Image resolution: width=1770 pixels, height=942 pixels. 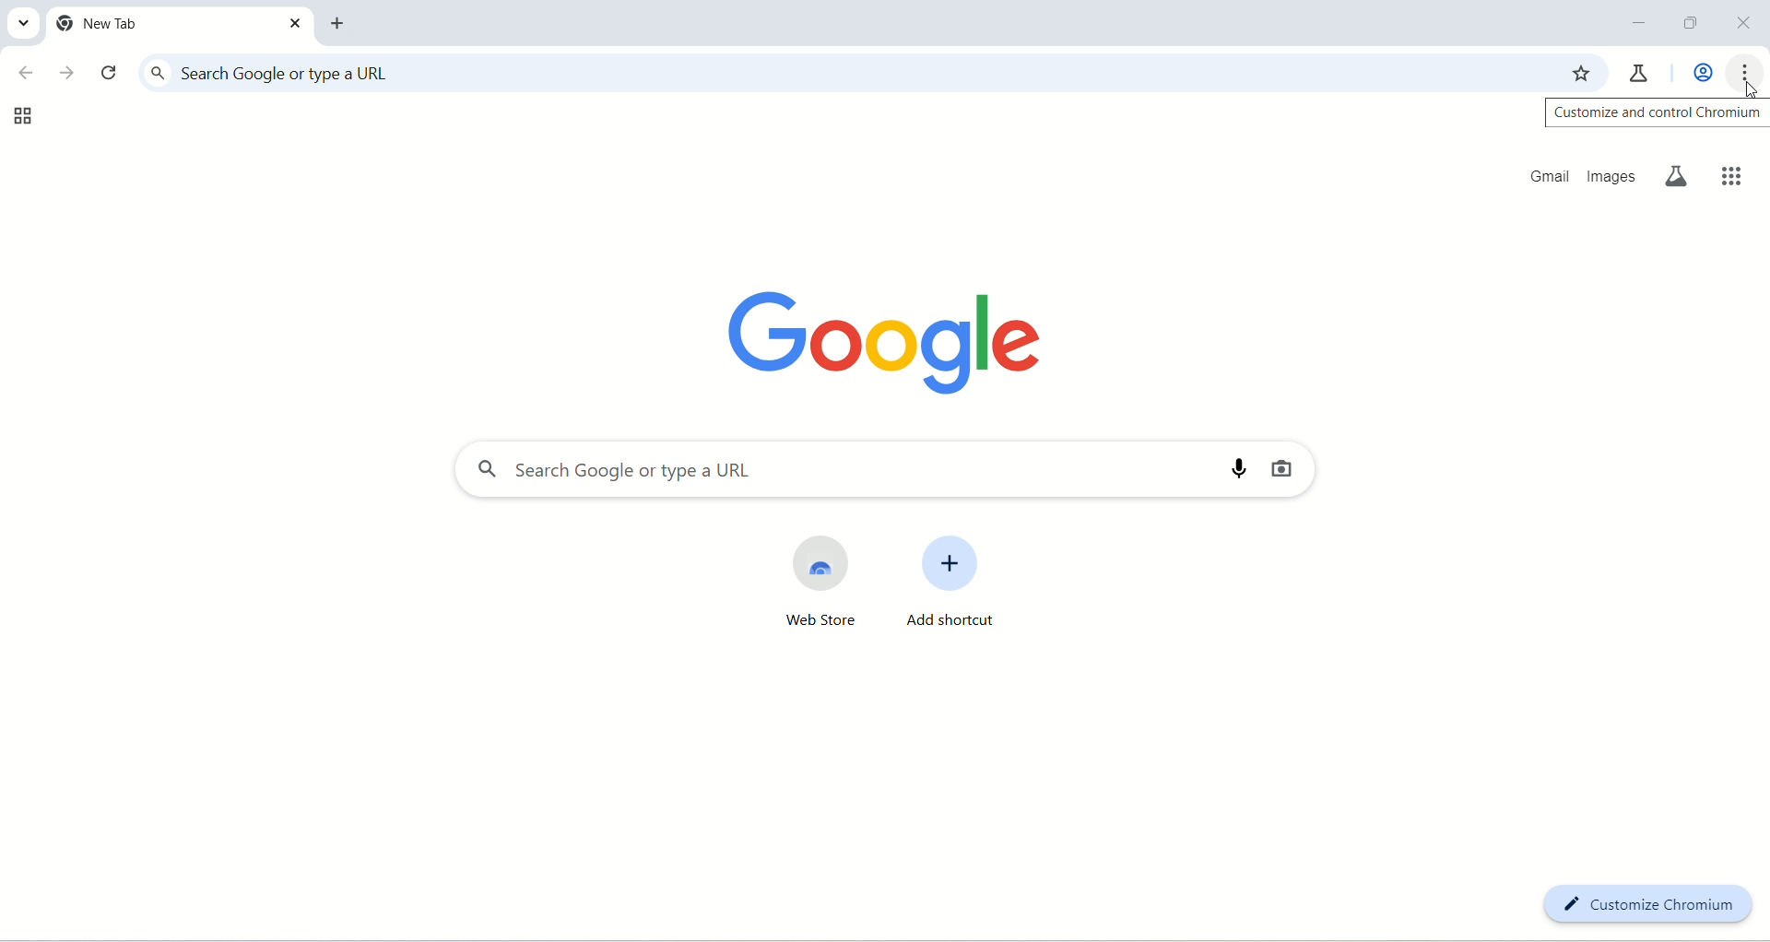 What do you see at coordinates (855, 337) in the screenshot?
I see `google` at bounding box center [855, 337].